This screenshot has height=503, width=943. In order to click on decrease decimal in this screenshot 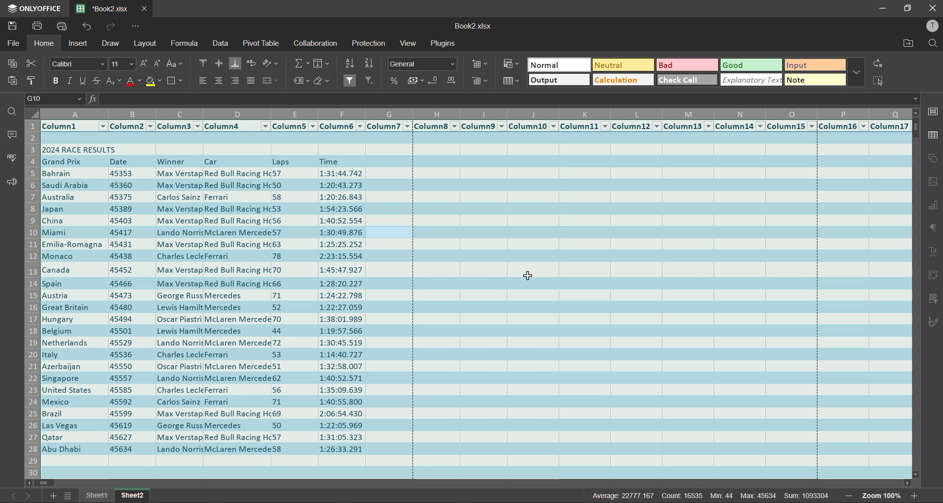, I will do `click(436, 81)`.